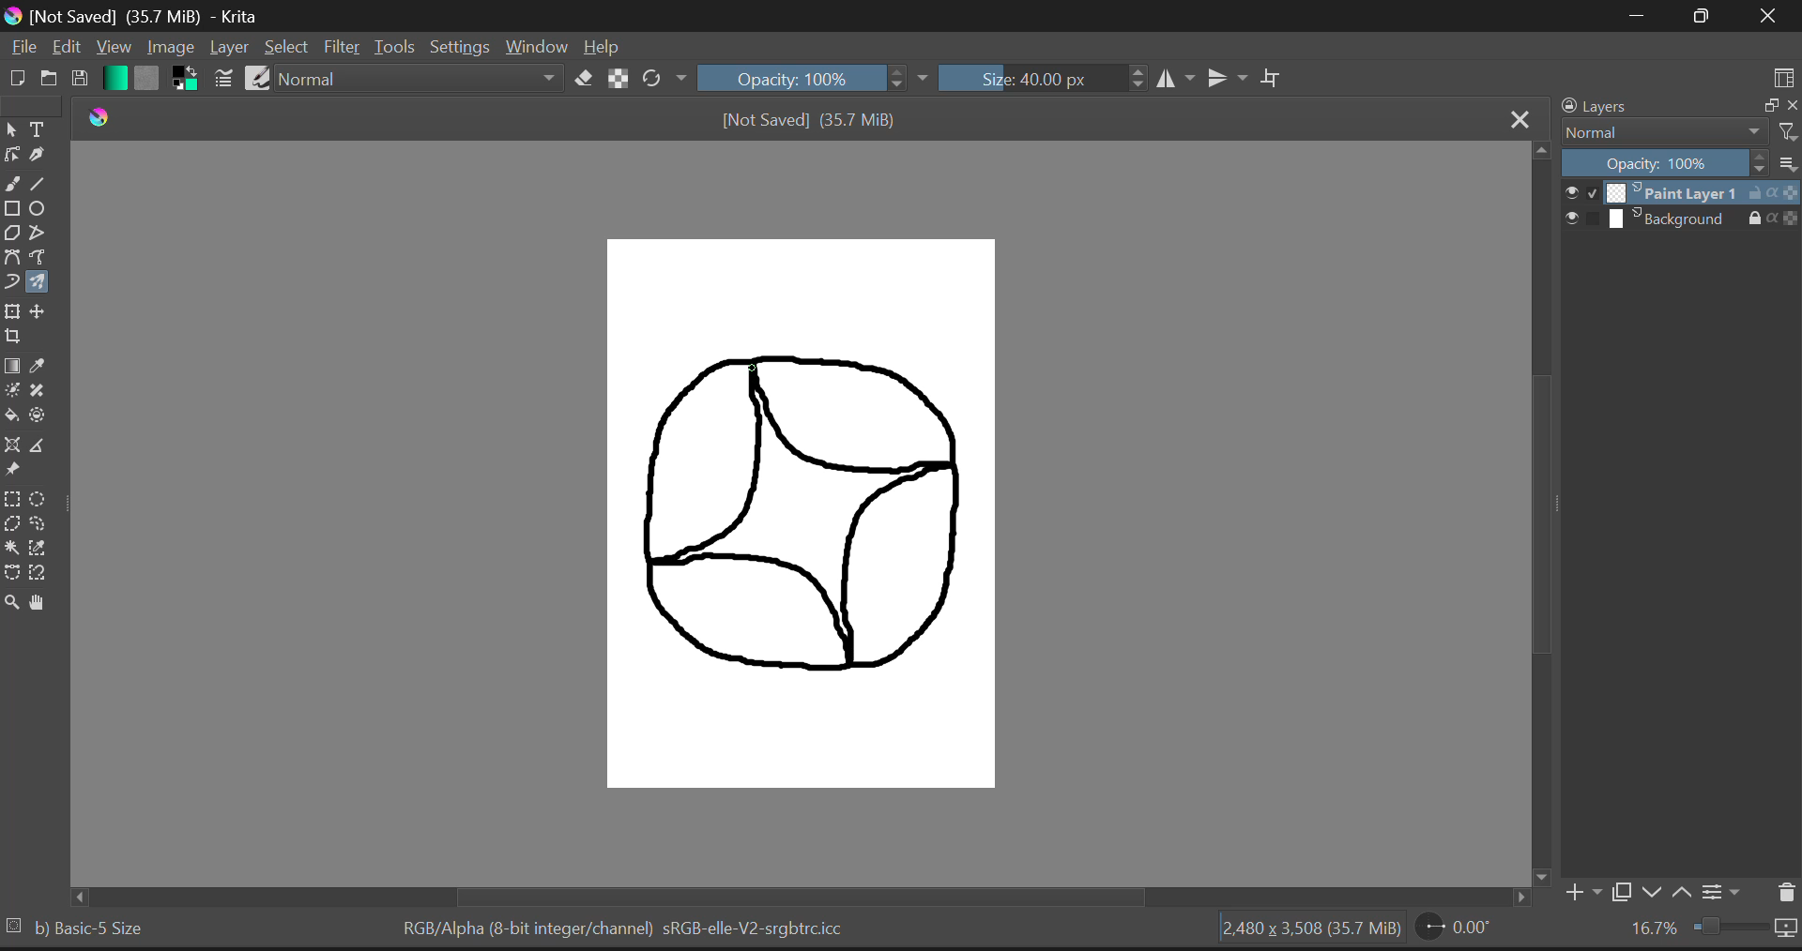 The width and height of the screenshot is (1802, 951). Describe the element at coordinates (13, 365) in the screenshot. I see `Gradient Fill` at that location.